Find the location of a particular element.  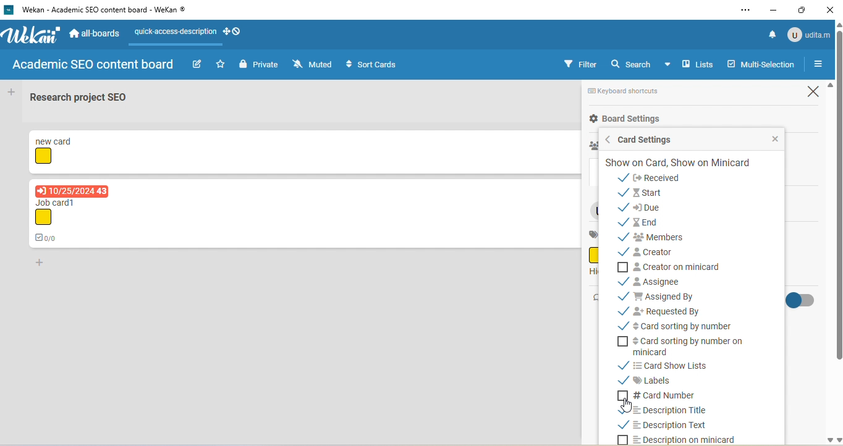

search is located at coordinates (643, 65).